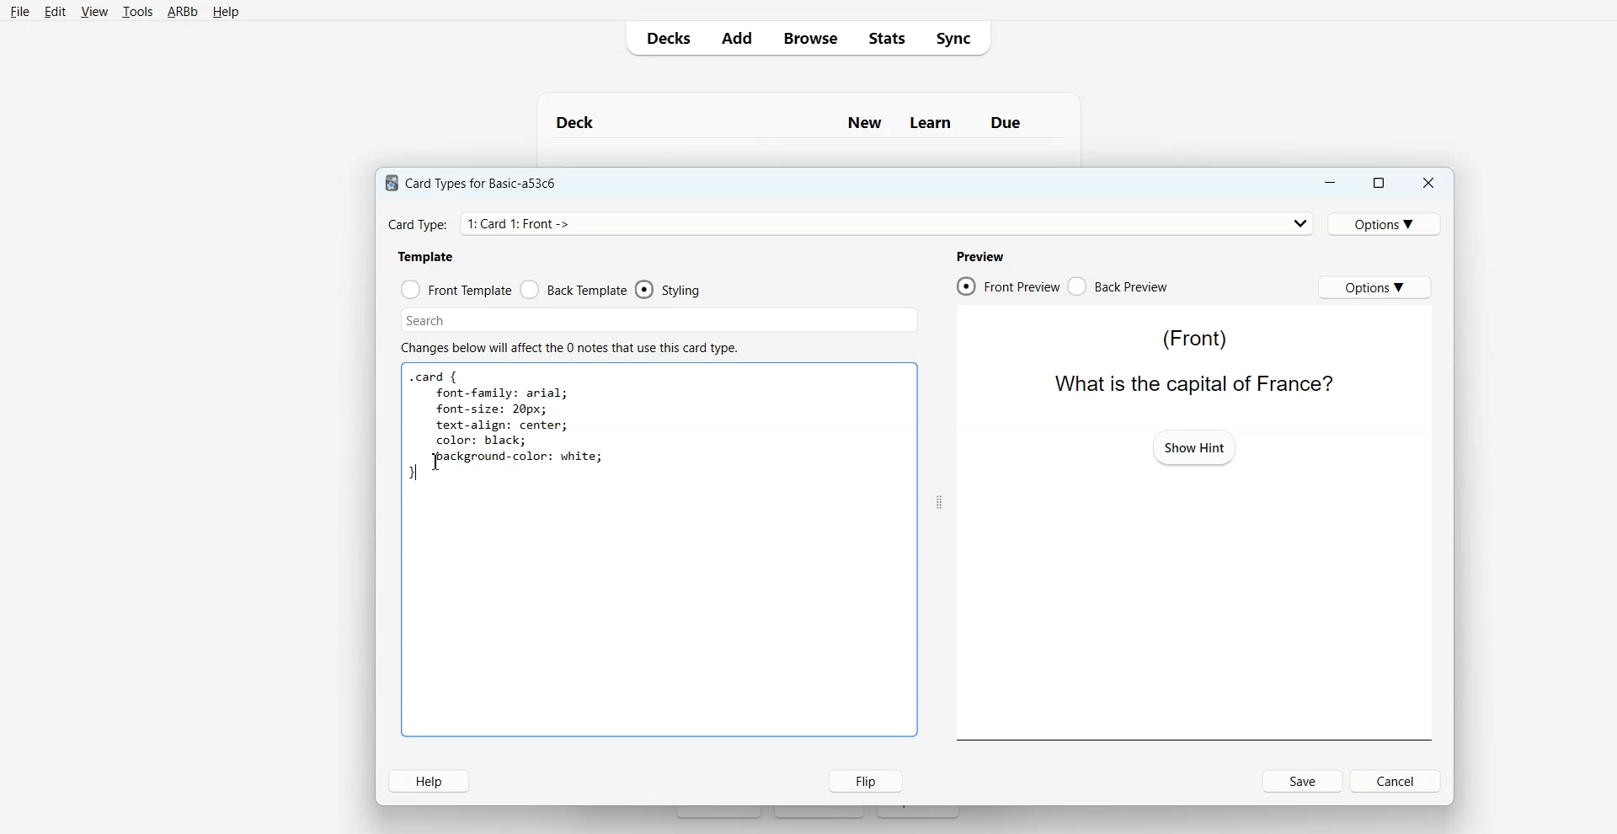 This screenshot has height=834, width=1617. Describe the element at coordinates (798, 122) in the screenshot. I see `Deck New Learn Due` at that location.